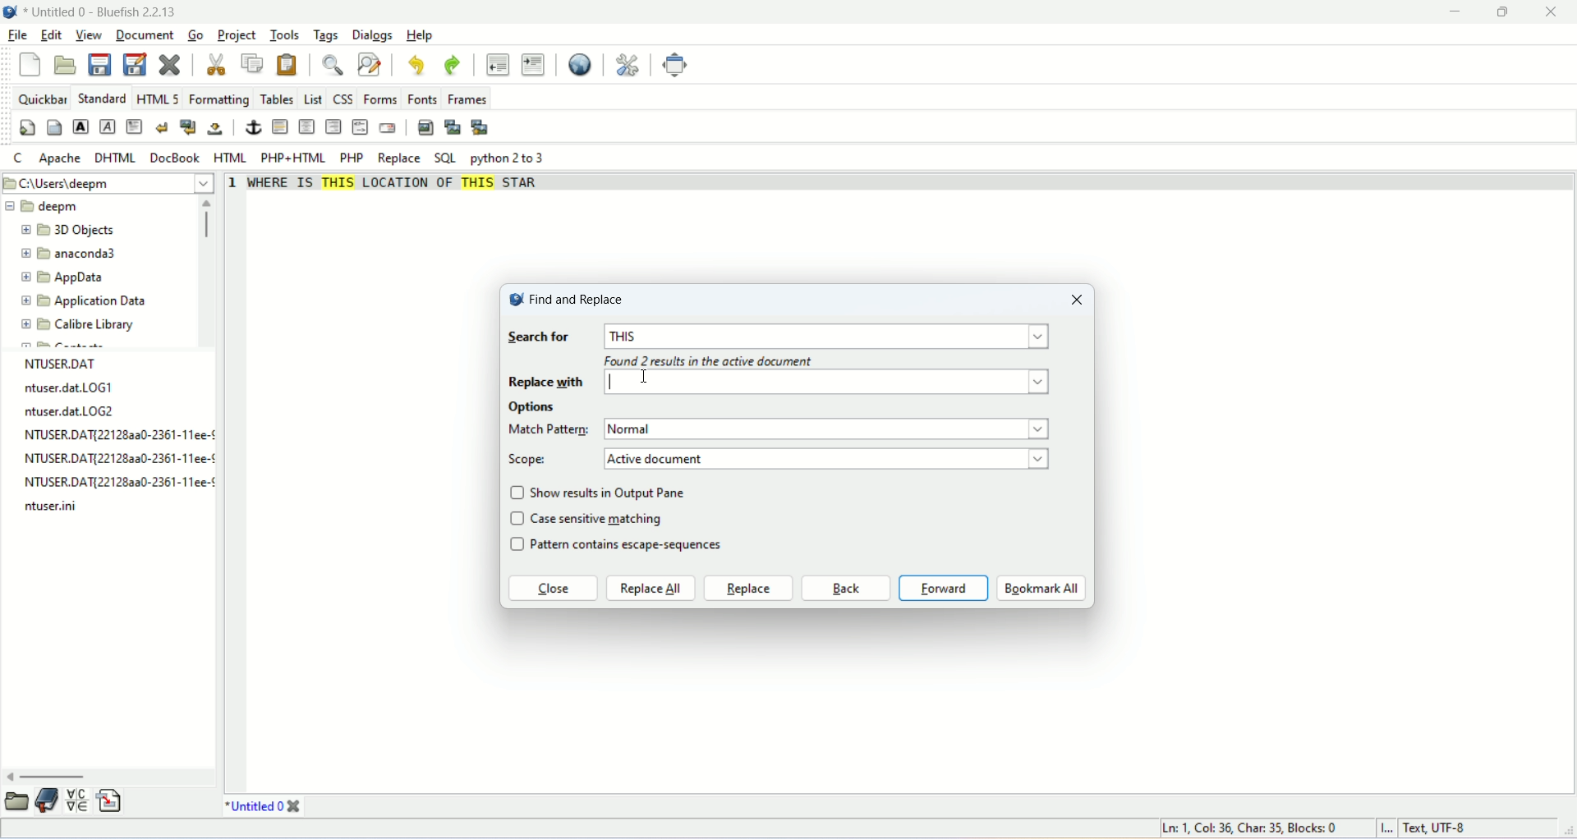  I want to click on anaconda3, so click(70, 254).